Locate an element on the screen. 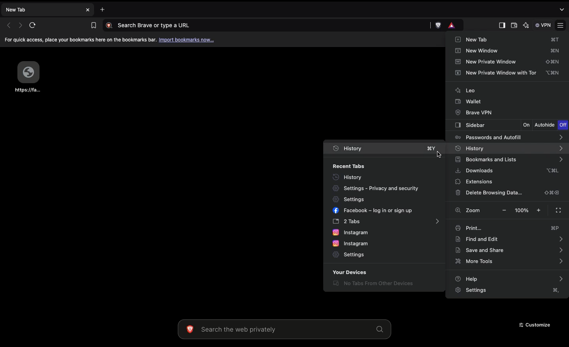 Image resolution: width=569 pixels, height=347 pixels. Facebook is located at coordinates (375, 211).